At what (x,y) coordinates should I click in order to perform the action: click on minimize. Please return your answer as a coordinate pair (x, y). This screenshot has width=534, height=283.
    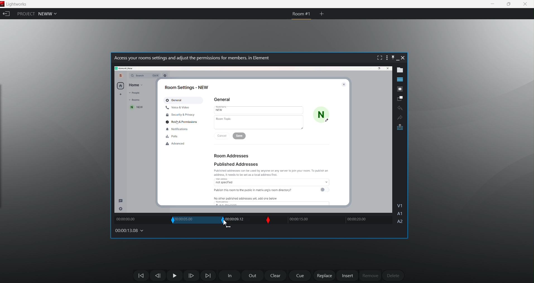
    Looking at the image, I should click on (399, 58).